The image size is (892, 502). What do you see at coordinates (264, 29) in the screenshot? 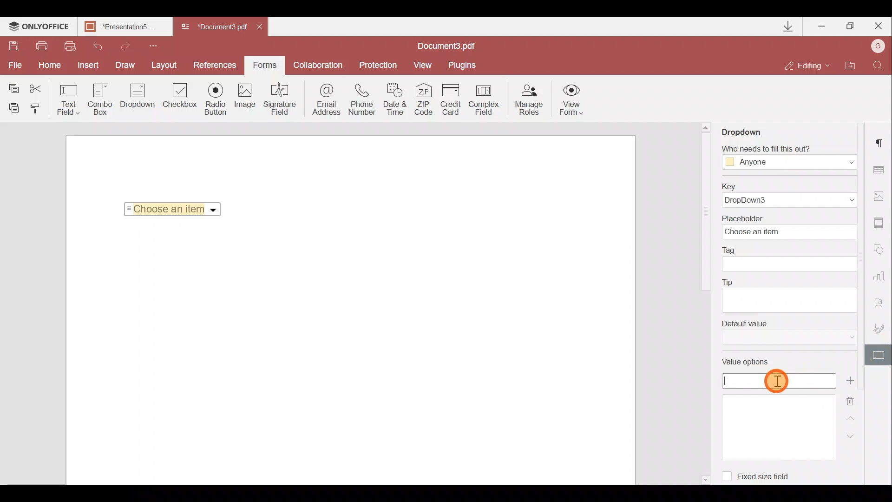
I see `Close` at bounding box center [264, 29].